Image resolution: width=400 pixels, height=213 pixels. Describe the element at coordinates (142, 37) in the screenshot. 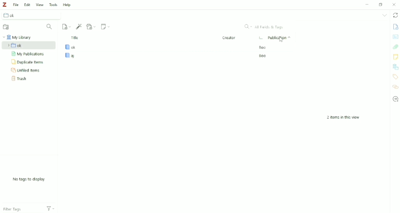

I see `Title` at that location.